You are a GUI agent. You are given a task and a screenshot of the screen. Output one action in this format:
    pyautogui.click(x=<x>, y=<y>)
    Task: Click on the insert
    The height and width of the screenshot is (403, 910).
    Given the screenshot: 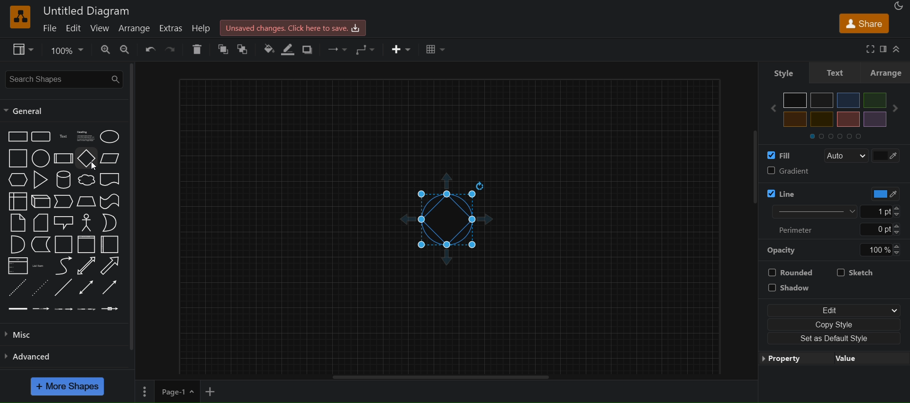 What is the action you would take?
    pyautogui.click(x=401, y=50)
    